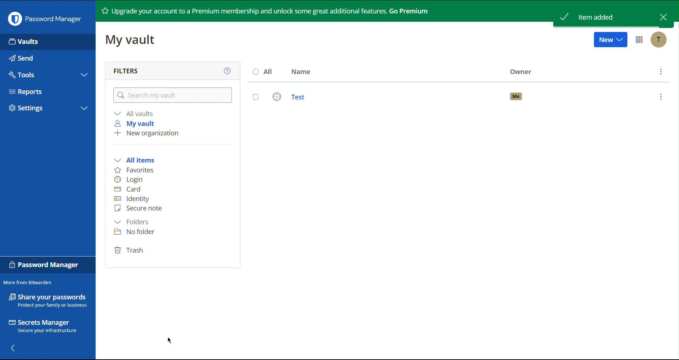 Image resolution: width=679 pixels, height=360 pixels. I want to click on All items, so click(134, 161).